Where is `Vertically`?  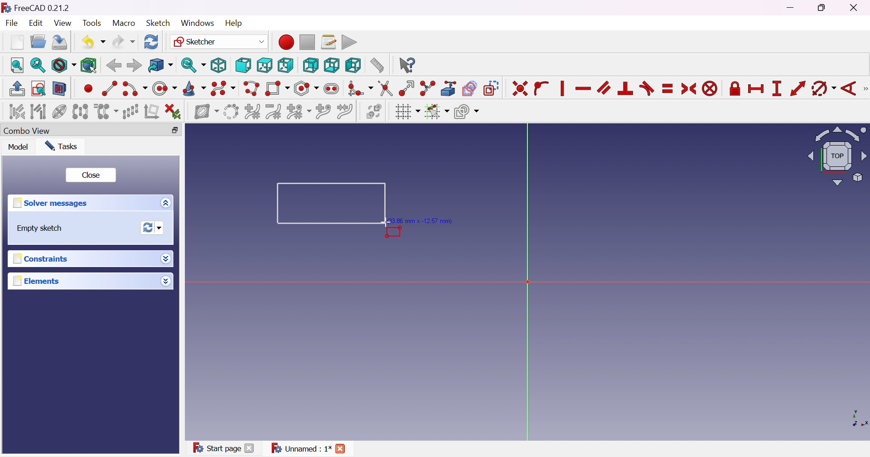 Vertically is located at coordinates (561, 88).